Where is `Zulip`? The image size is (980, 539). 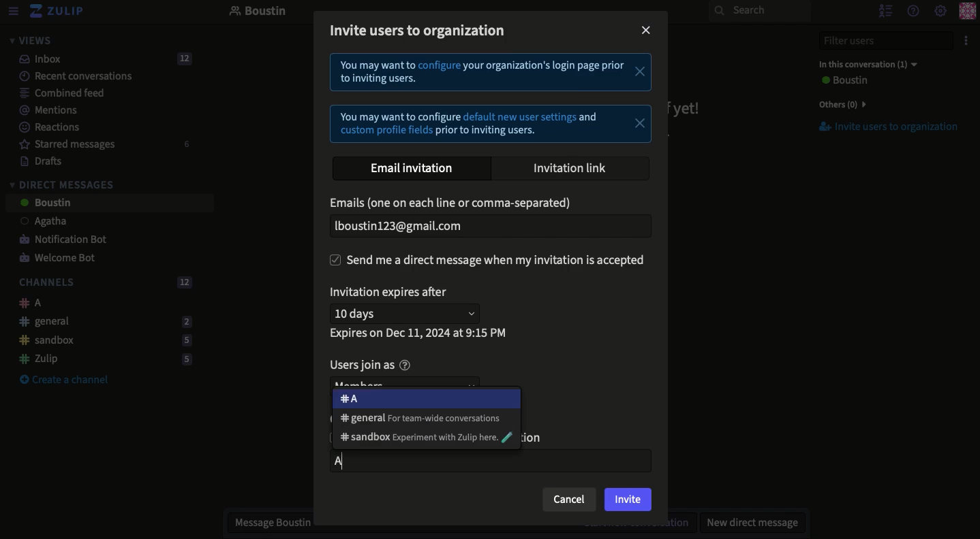 Zulip is located at coordinates (101, 359).